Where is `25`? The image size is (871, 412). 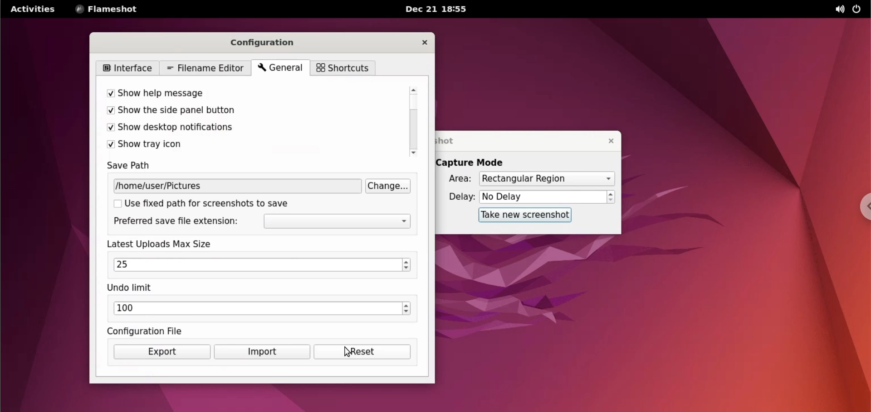 25 is located at coordinates (257, 264).